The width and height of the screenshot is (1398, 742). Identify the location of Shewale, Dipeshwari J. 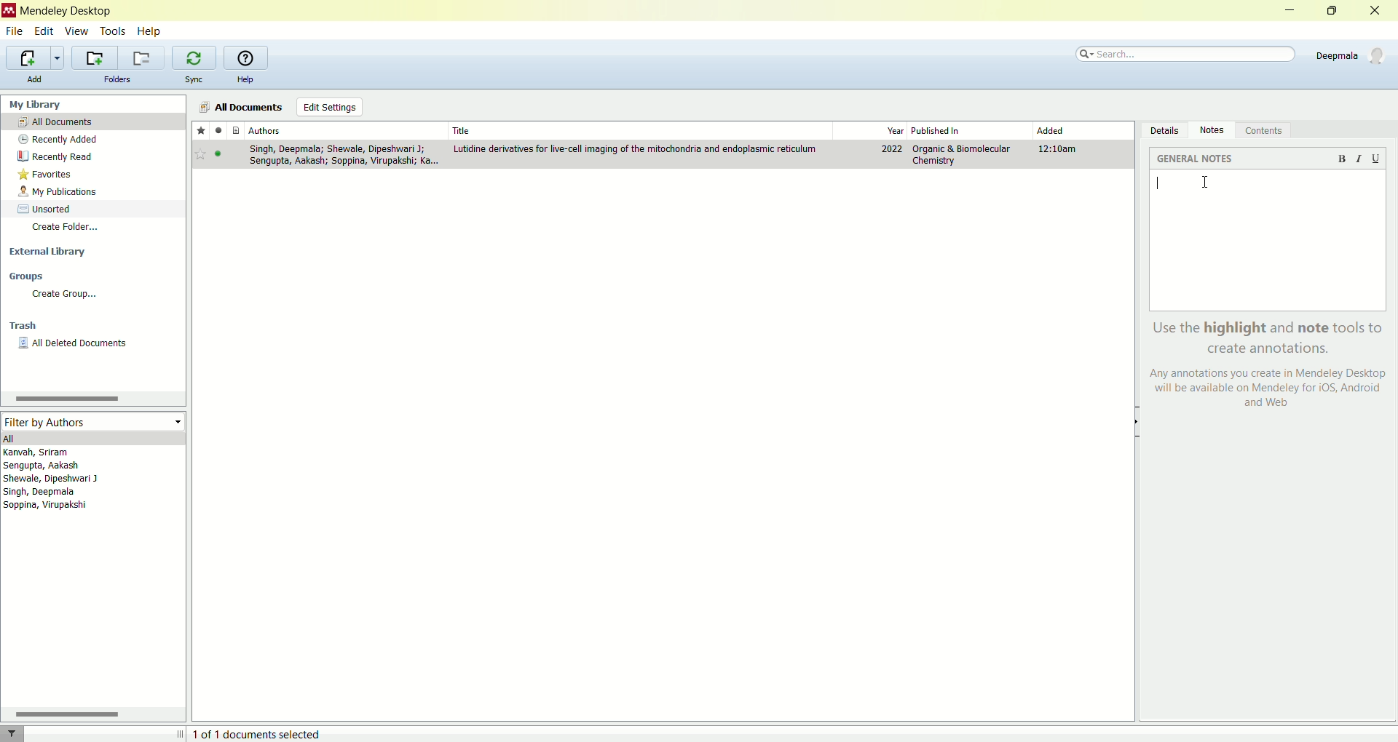
(63, 479).